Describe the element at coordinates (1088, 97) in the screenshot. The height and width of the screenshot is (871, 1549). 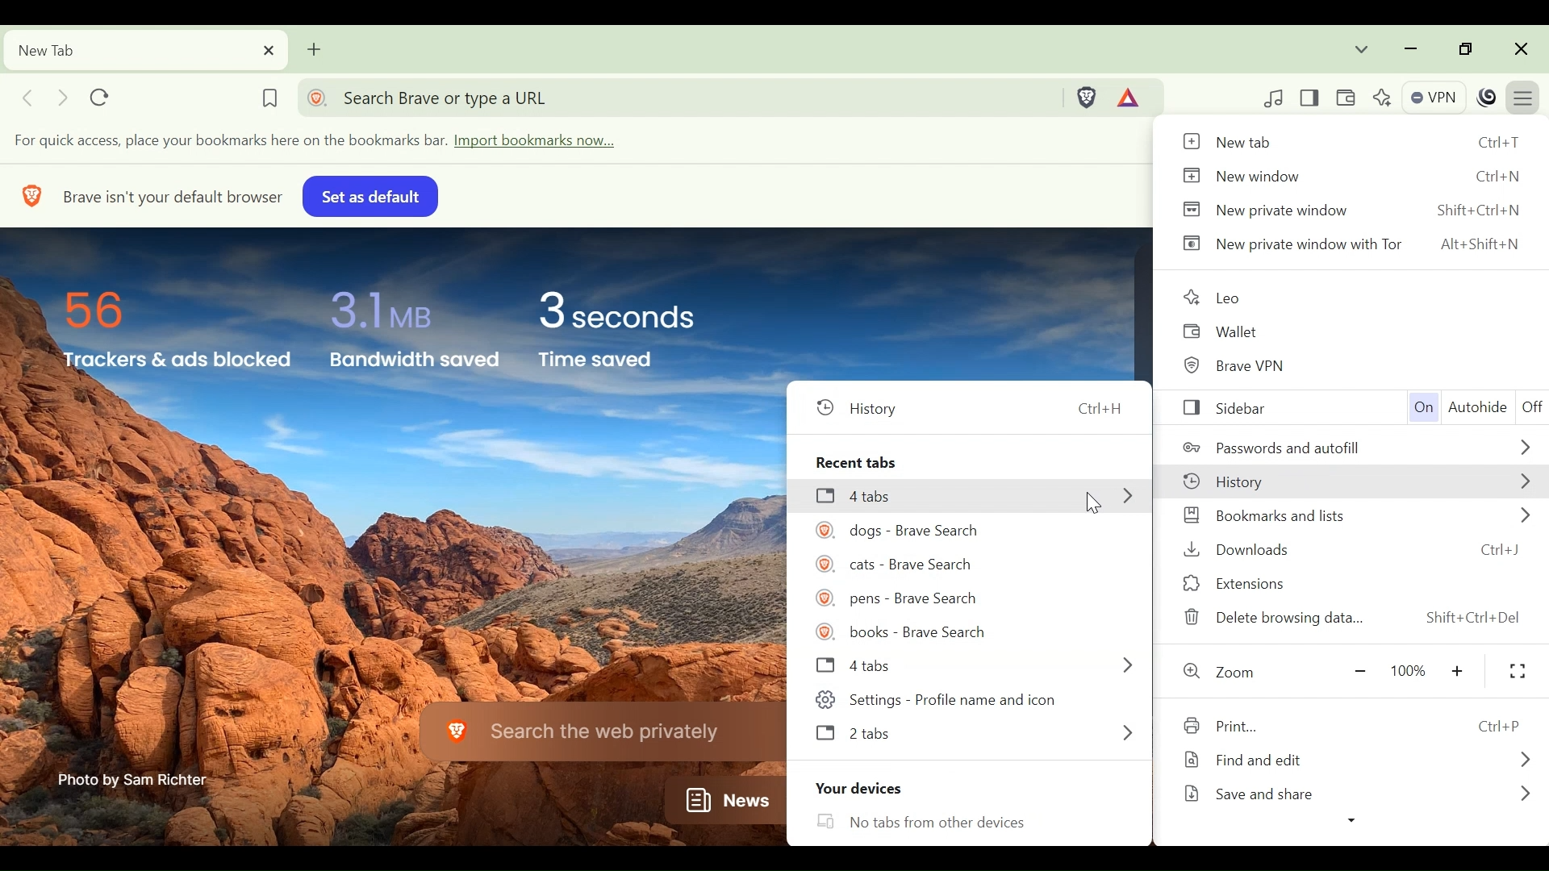
I see `Brave Shield` at that location.